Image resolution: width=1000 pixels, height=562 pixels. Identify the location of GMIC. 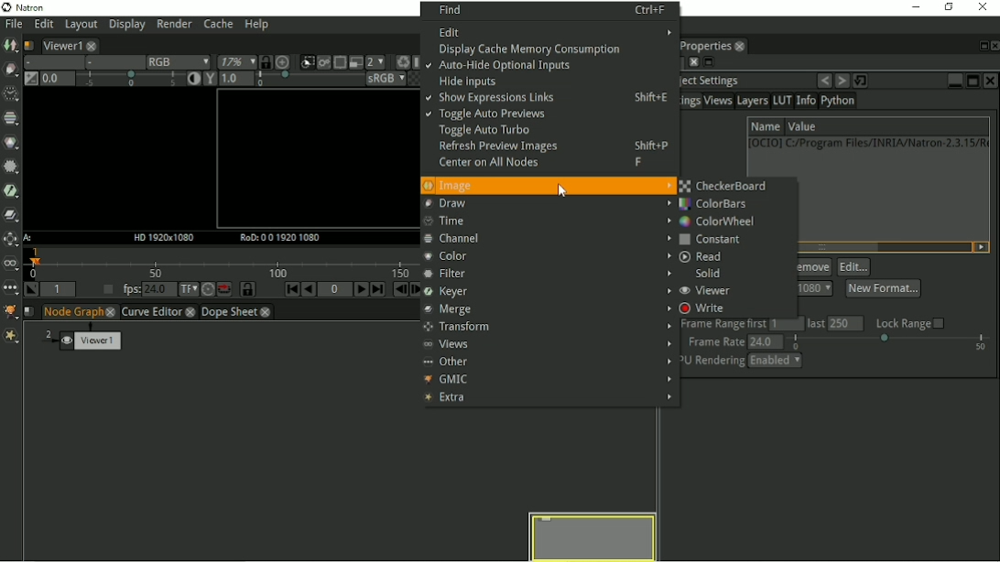
(549, 379).